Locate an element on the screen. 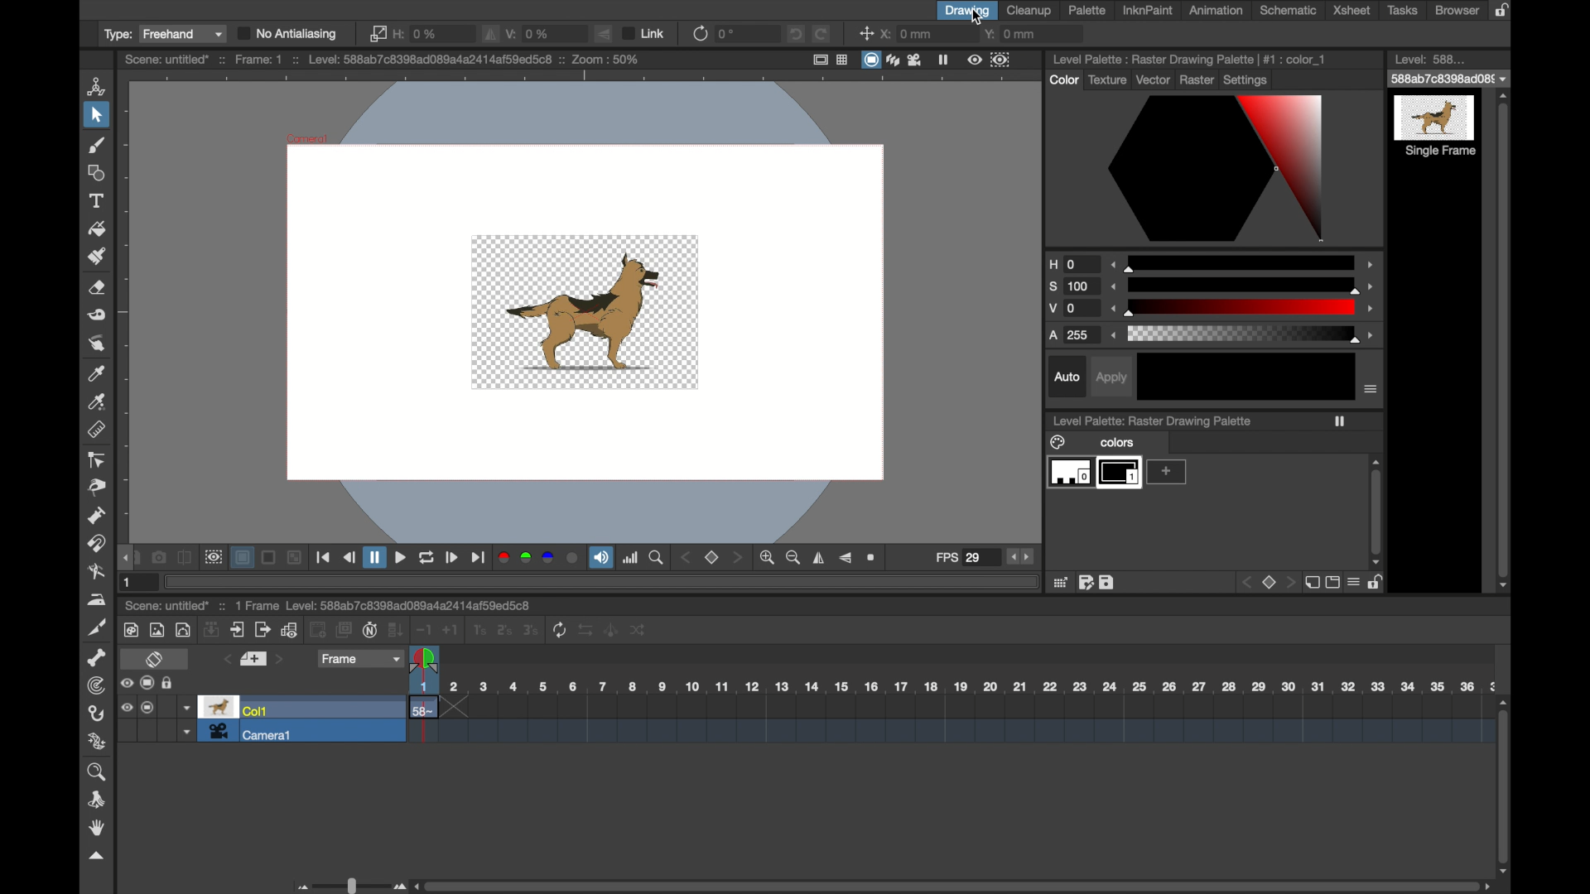  undo is located at coordinates (796, 34).